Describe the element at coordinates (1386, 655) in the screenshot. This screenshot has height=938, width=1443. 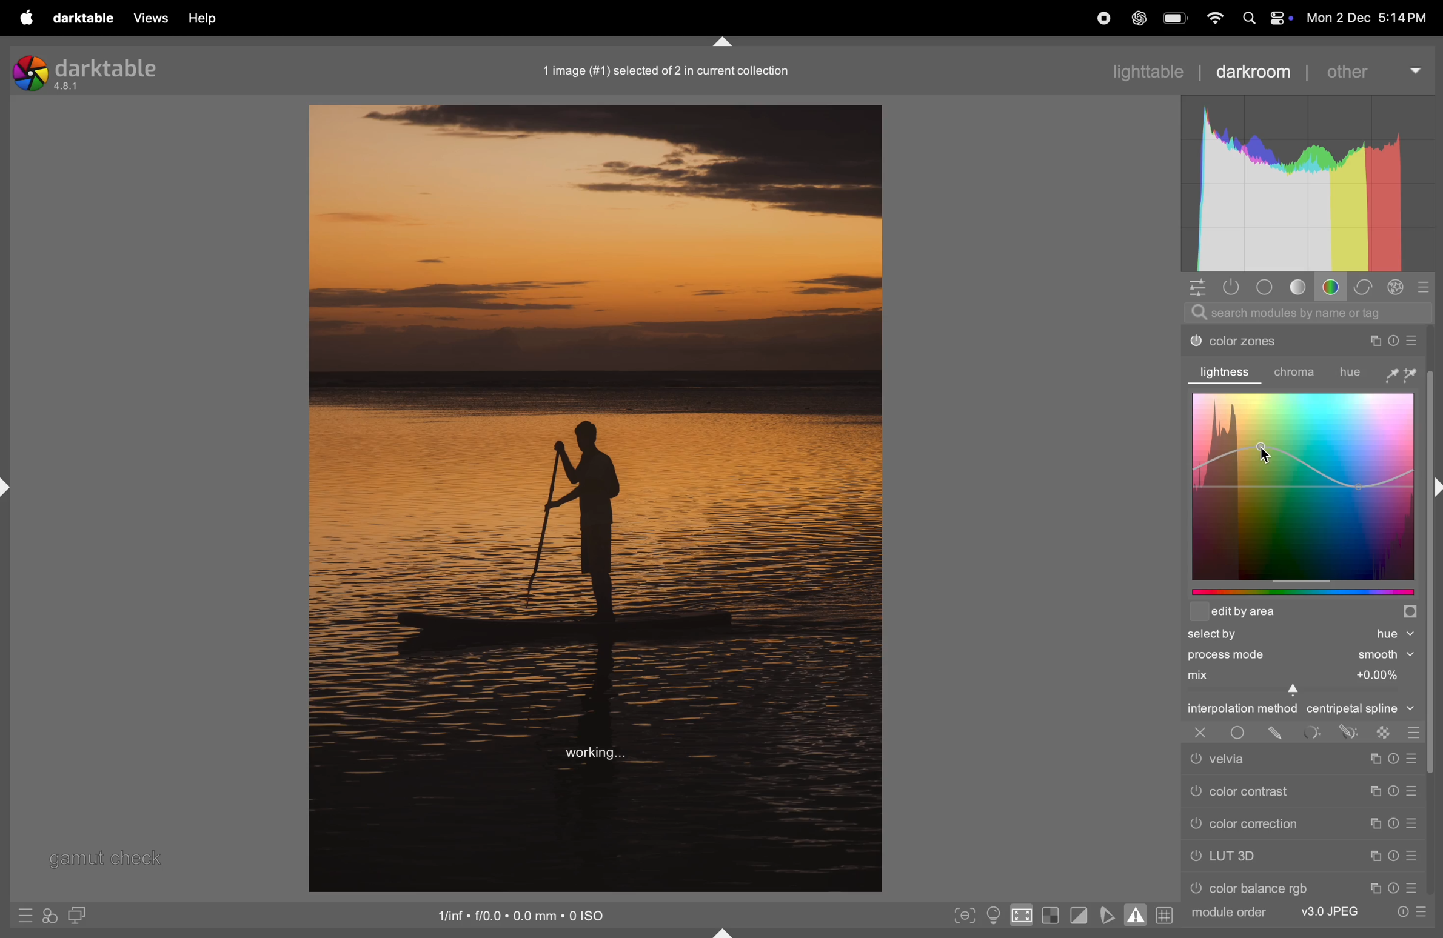
I see `Smooth` at that location.